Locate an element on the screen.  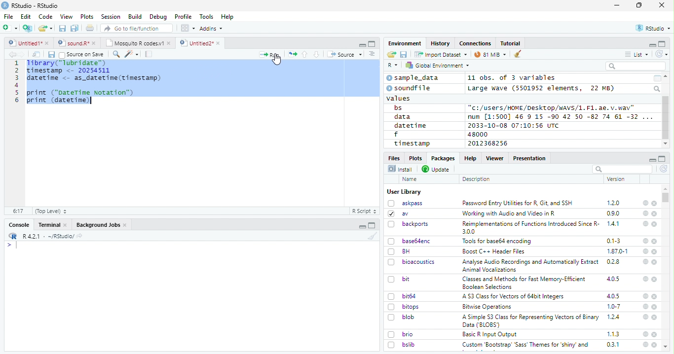
close is located at coordinates (655, 318).